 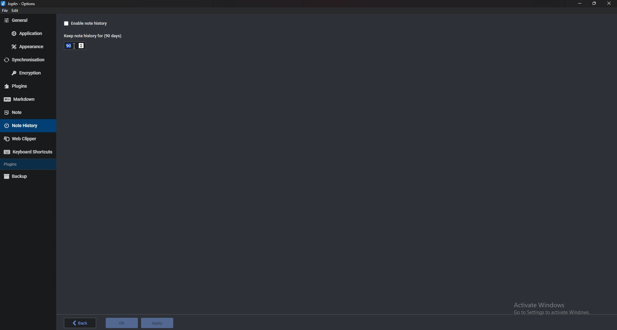 What do you see at coordinates (69, 46) in the screenshot?
I see `duration` at bounding box center [69, 46].